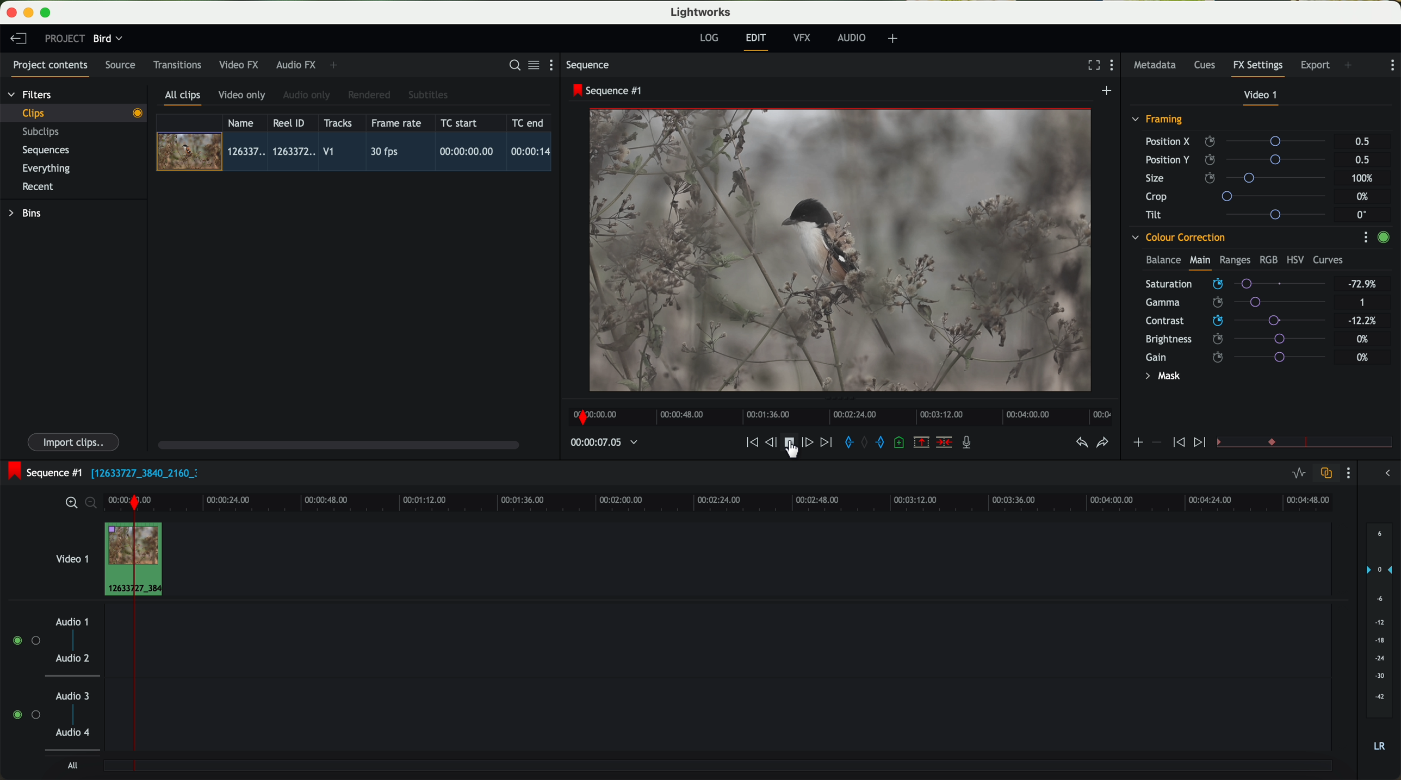  What do you see at coordinates (1161, 377) in the screenshot?
I see `mask` at bounding box center [1161, 377].